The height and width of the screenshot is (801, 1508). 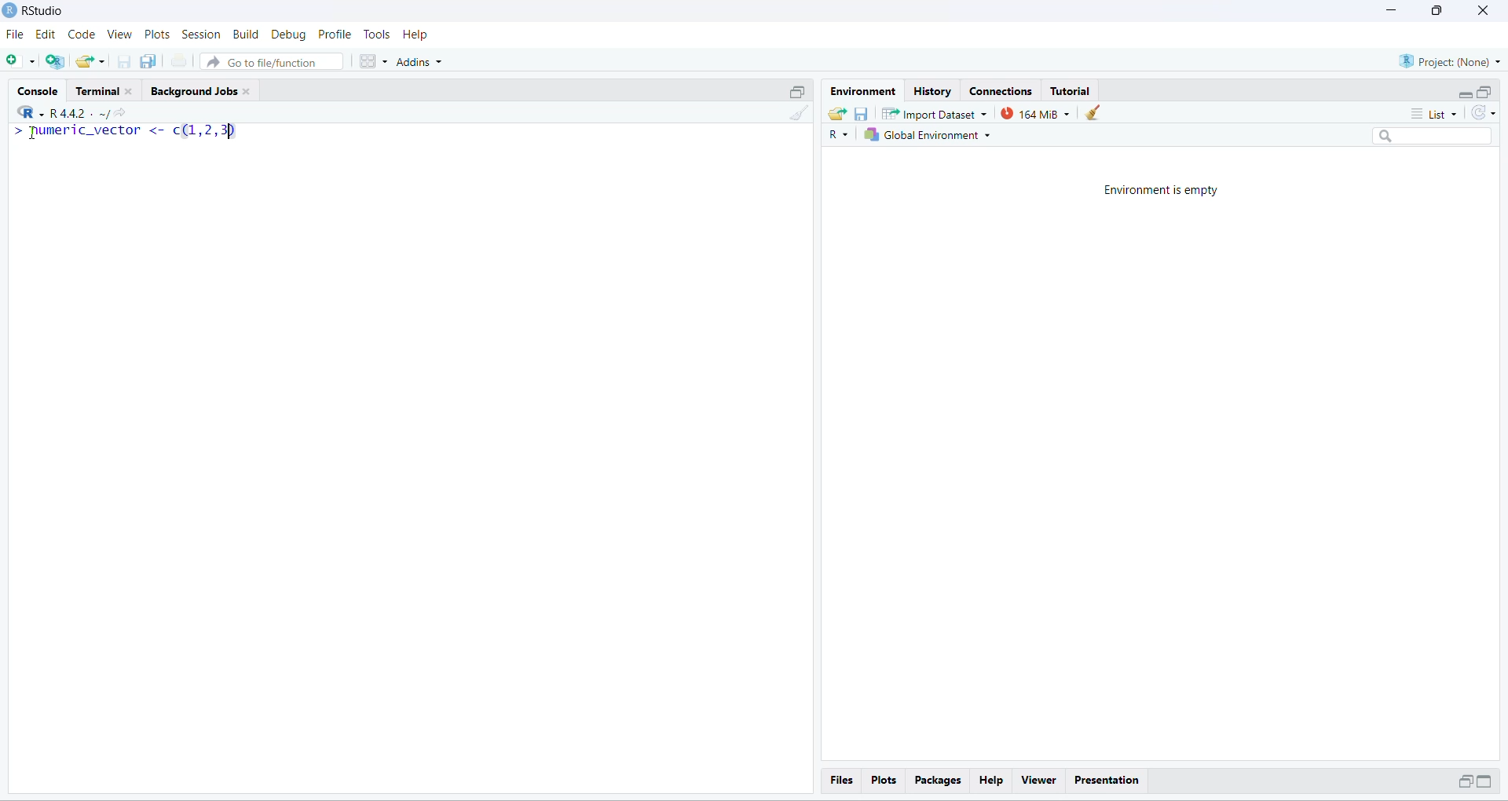 What do you see at coordinates (80, 35) in the screenshot?
I see `Code` at bounding box center [80, 35].